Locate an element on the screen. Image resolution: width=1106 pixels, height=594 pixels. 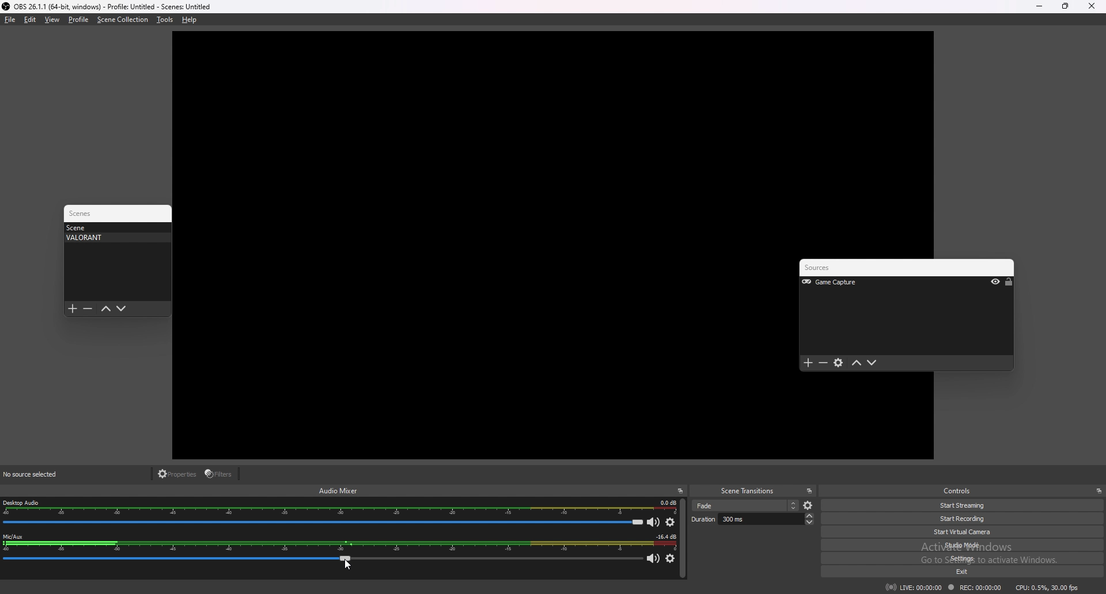
VALORANT is located at coordinates (114, 238).